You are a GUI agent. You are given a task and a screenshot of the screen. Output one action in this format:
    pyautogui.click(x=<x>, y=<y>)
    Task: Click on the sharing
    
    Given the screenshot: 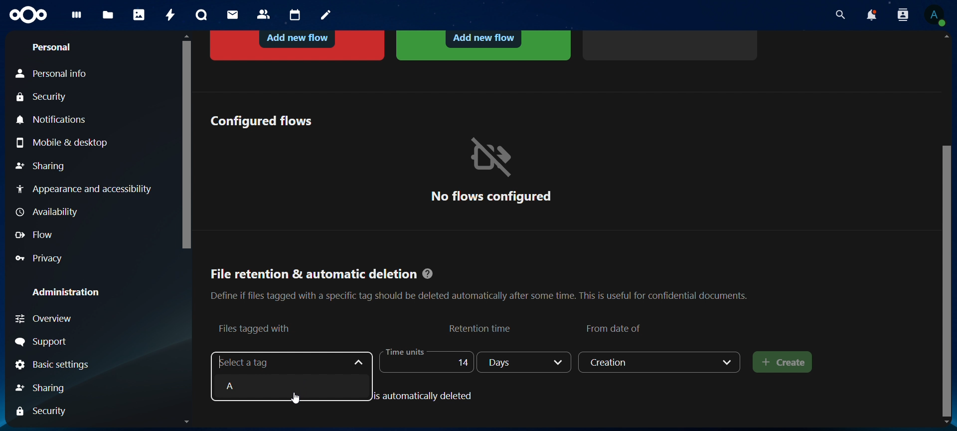 What is the action you would take?
    pyautogui.click(x=51, y=387)
    